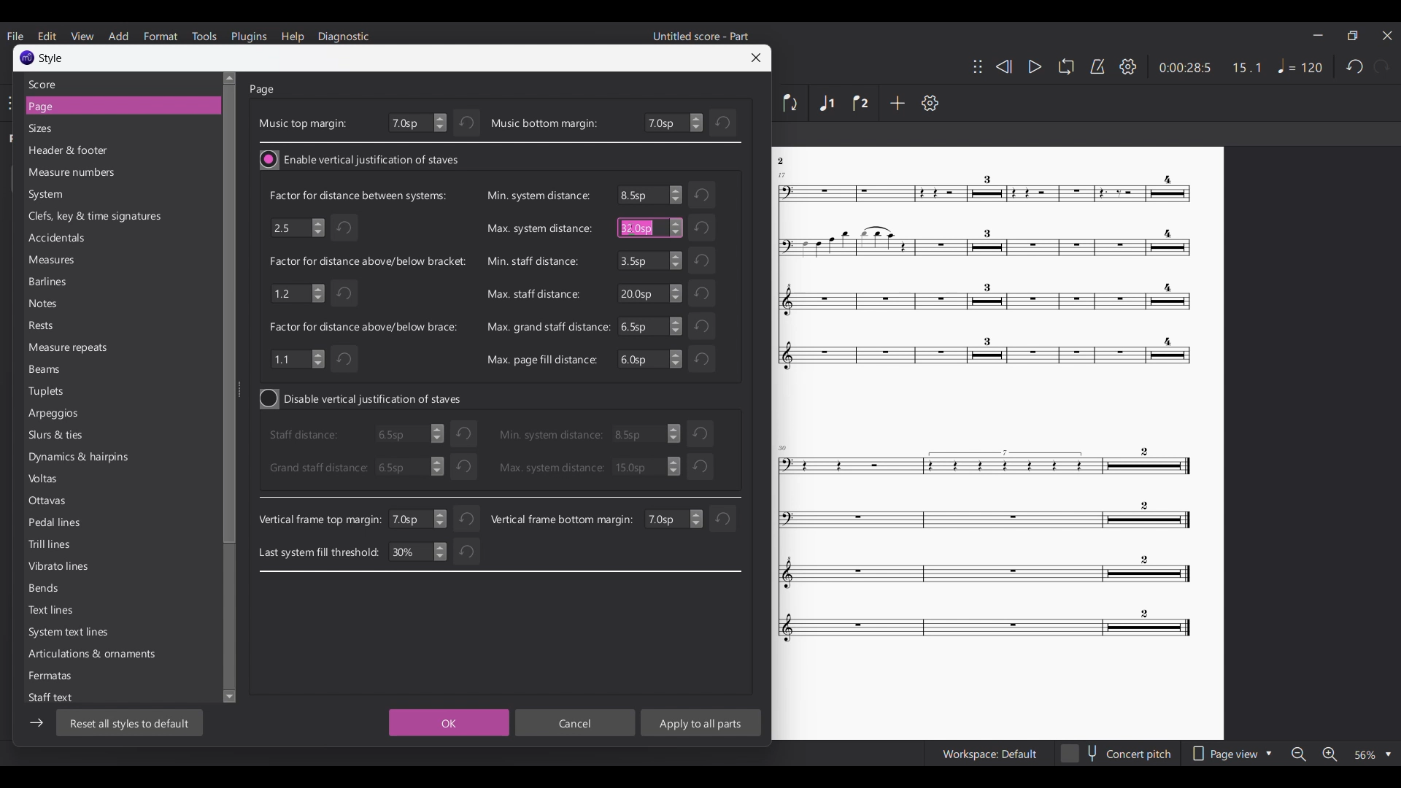  I want to click on Max. system distance, so click(539, 228).